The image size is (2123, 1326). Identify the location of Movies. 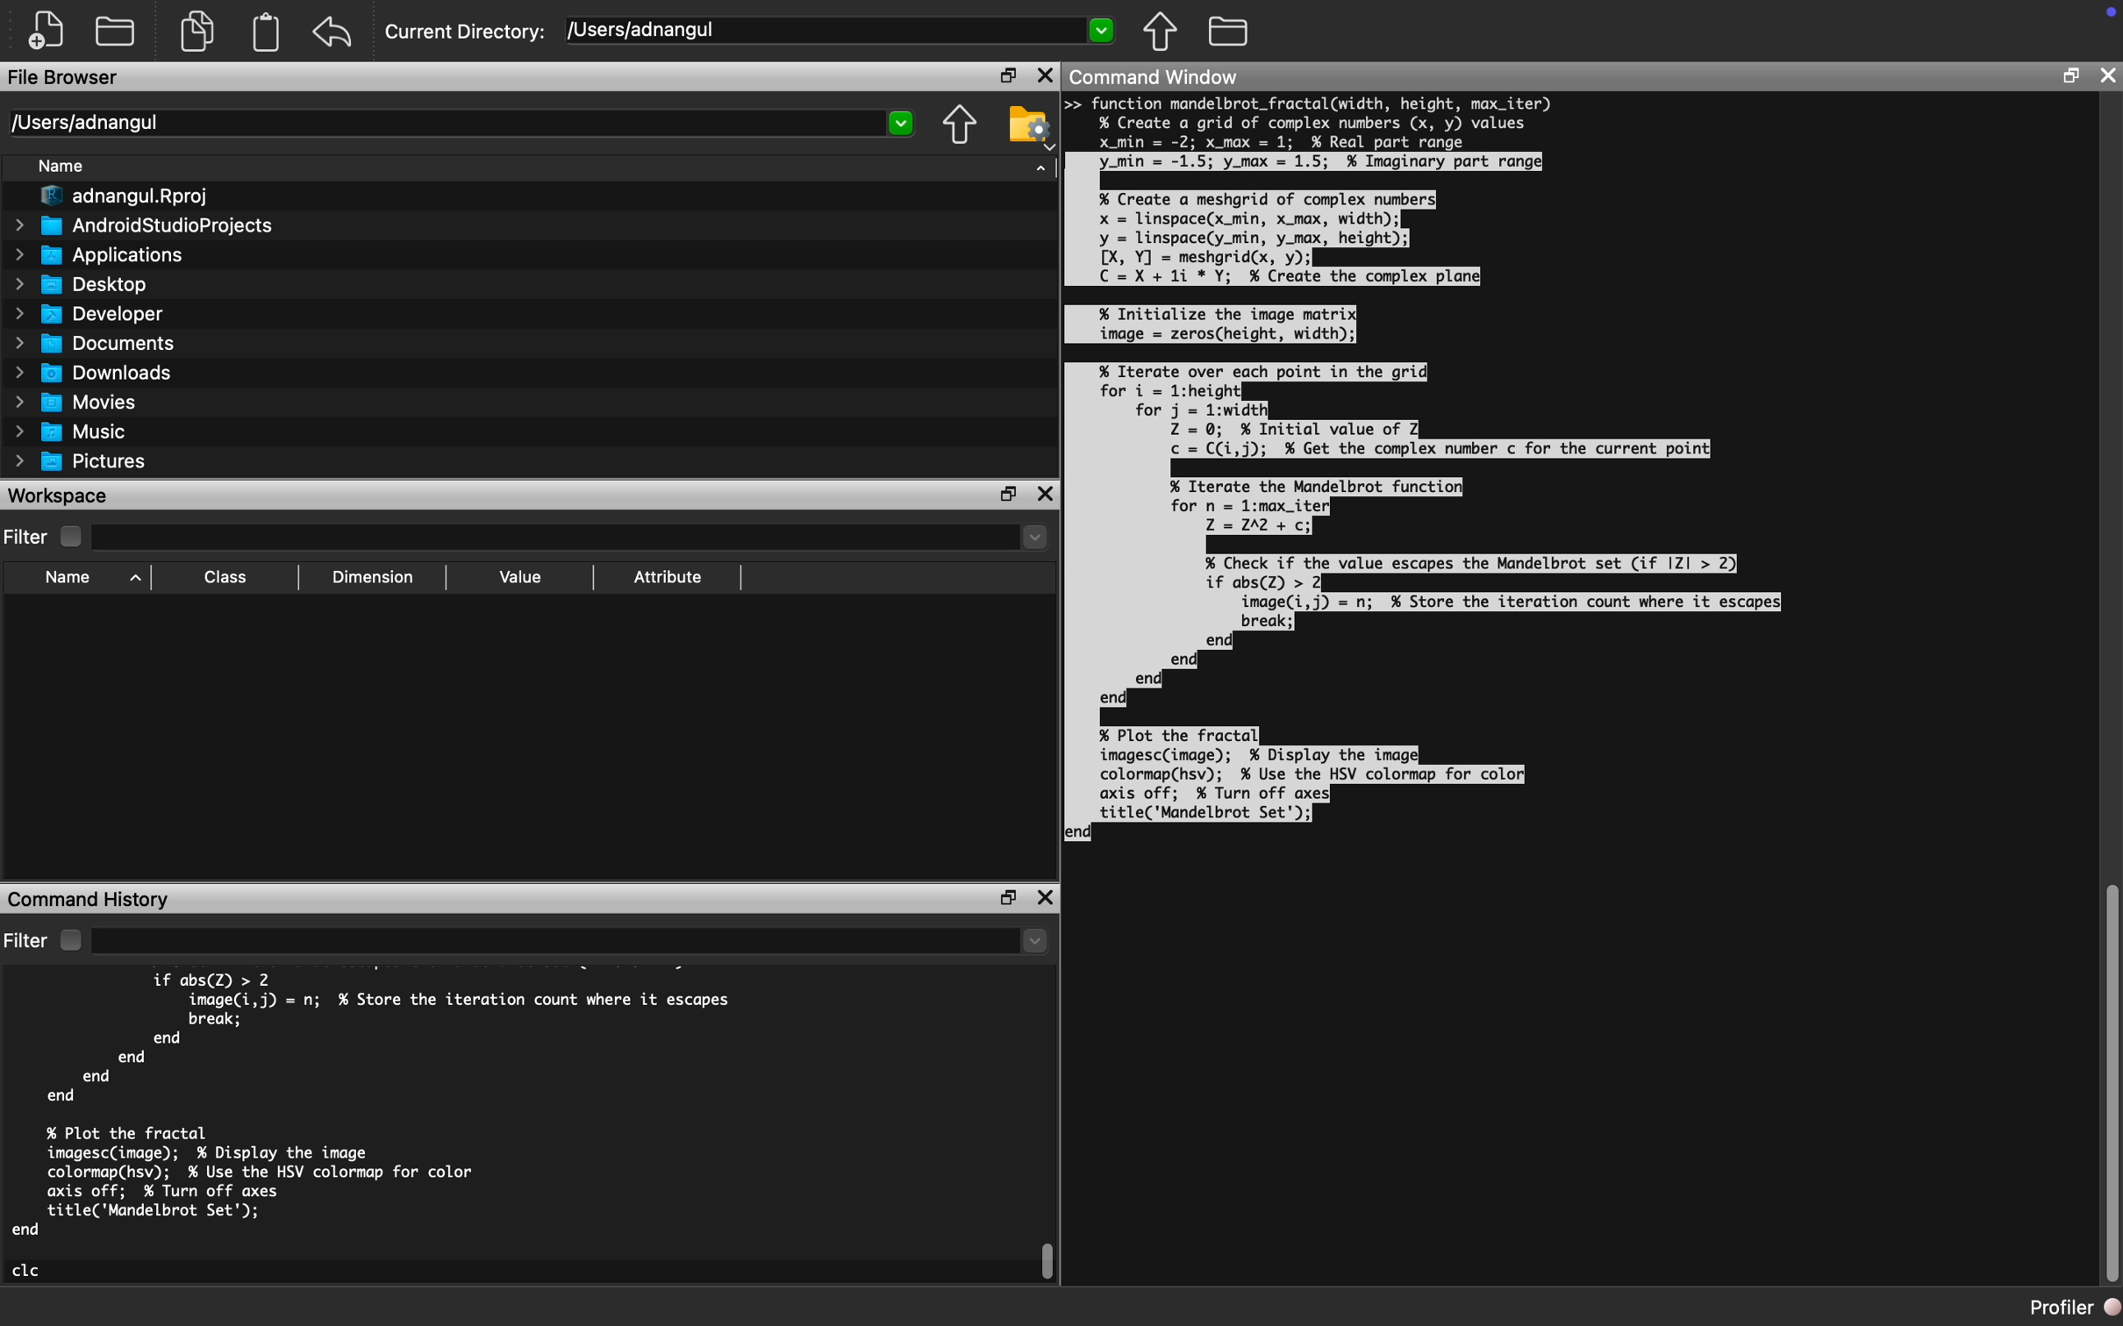
(73, 402).